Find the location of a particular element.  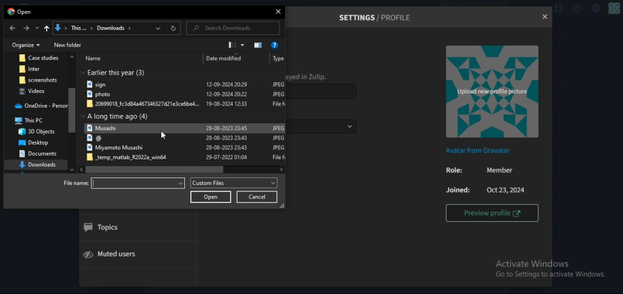

close is located at coordinates (544, 17).